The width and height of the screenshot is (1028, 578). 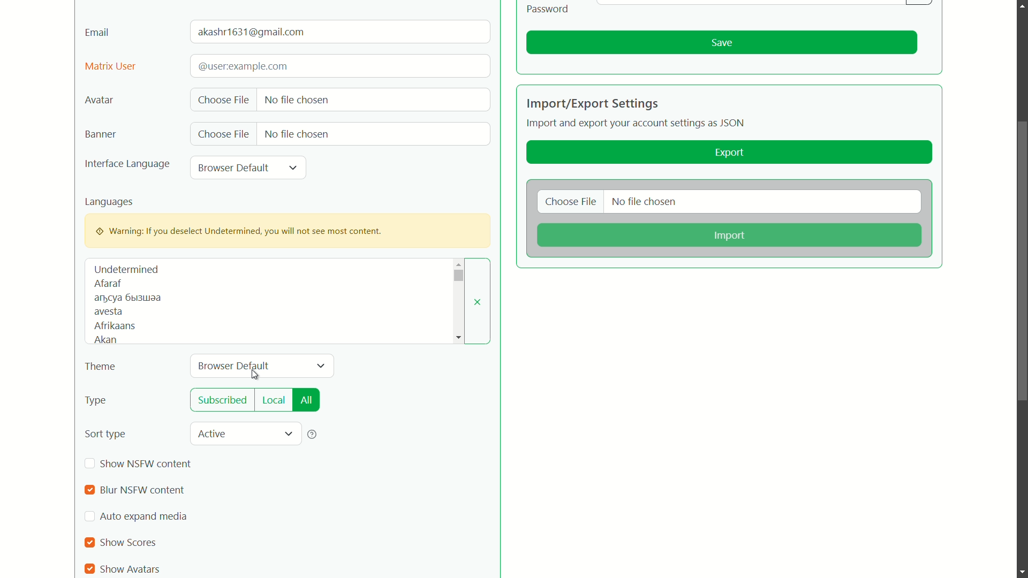 I want to click on blur nsfw content, so click(x=141, y=490).